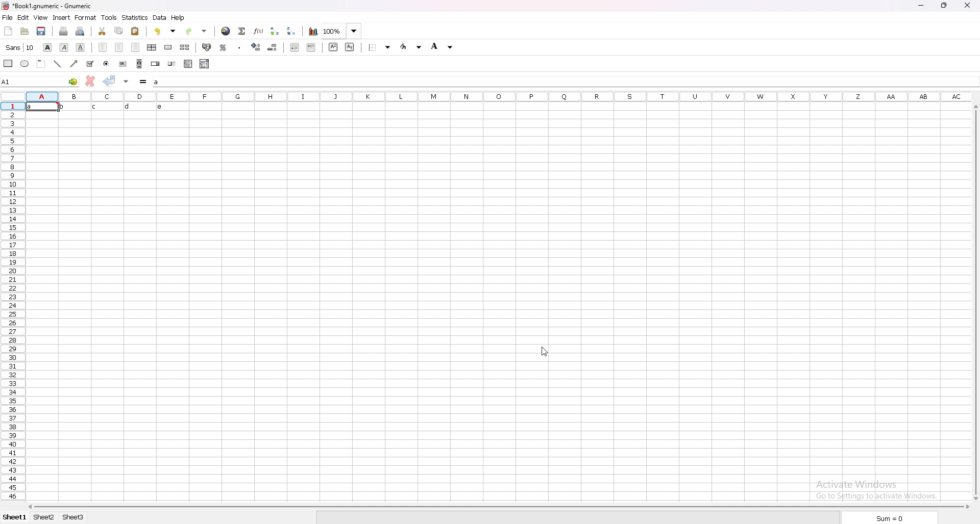 This screenshot has height=524, width=980. Describe the element at coordinates (13, 302) in the screenshot. I see `rows` at that location.